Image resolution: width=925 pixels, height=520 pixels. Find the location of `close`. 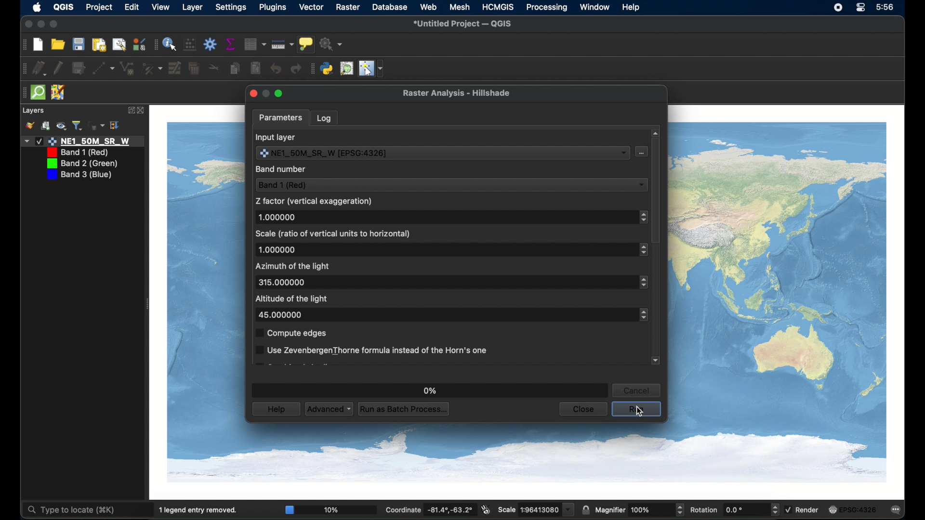

close is located at coordinates (142, 111).